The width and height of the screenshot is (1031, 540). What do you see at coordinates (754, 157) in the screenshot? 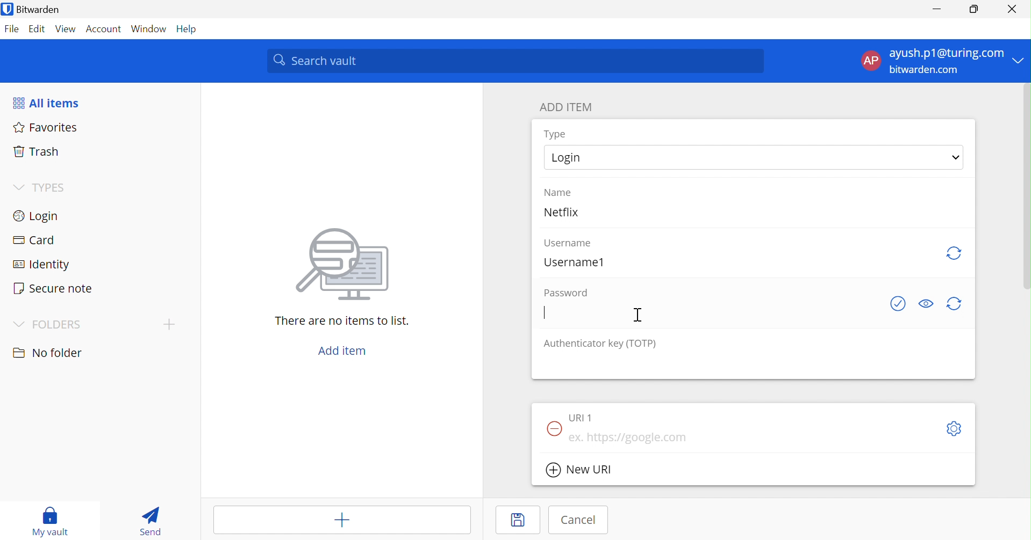
I see `Login` at bounding box center [754, 157].